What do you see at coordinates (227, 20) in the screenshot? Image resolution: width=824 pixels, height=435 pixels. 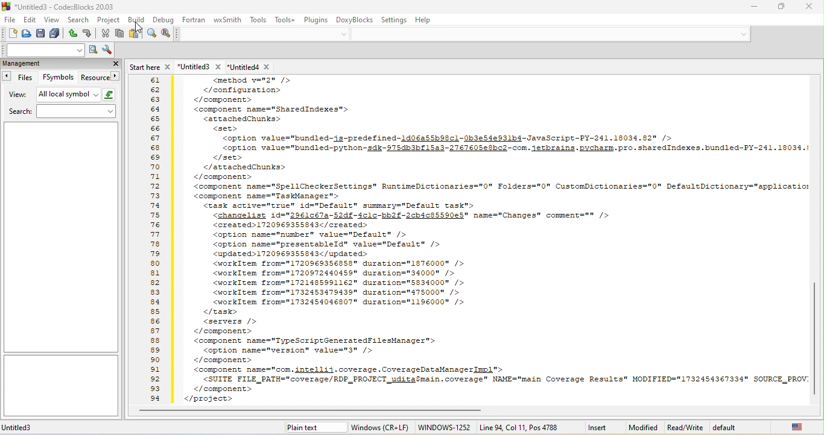 I see `wxsmith` at bounding box center [227, 20].